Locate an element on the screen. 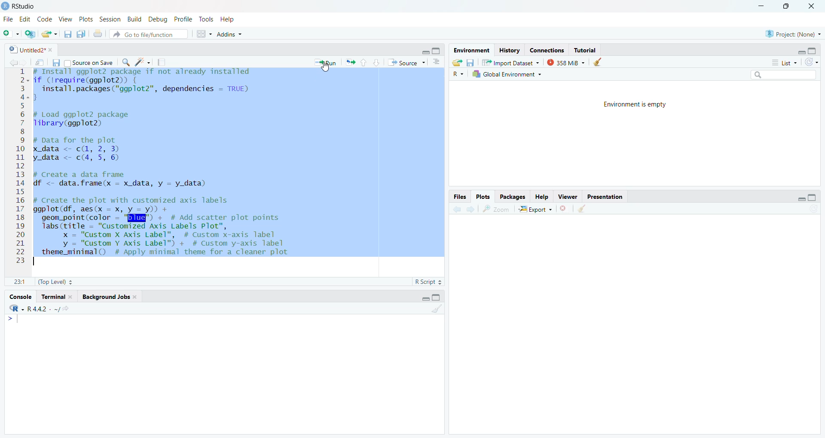  options is located at coordinates (436, 63).